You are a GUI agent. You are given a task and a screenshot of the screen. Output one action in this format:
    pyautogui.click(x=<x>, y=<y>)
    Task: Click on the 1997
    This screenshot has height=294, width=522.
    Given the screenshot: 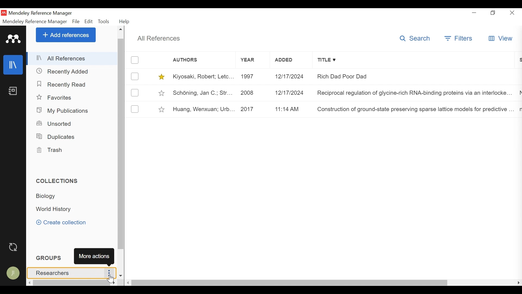 What is the action you would take?
    pyautogui.click(x=252, y=77)
    